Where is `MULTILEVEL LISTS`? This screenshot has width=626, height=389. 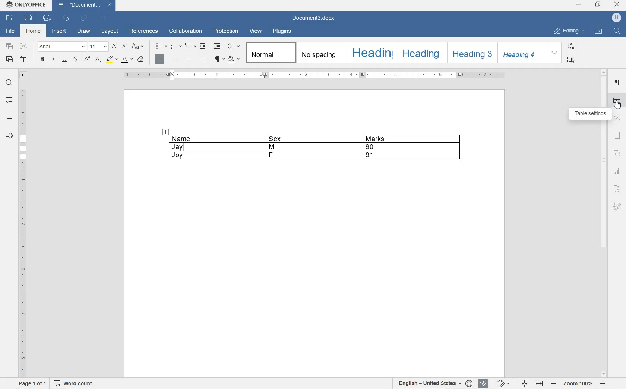
MULTILEVEL LISTS is located at coordinates (190, 45).